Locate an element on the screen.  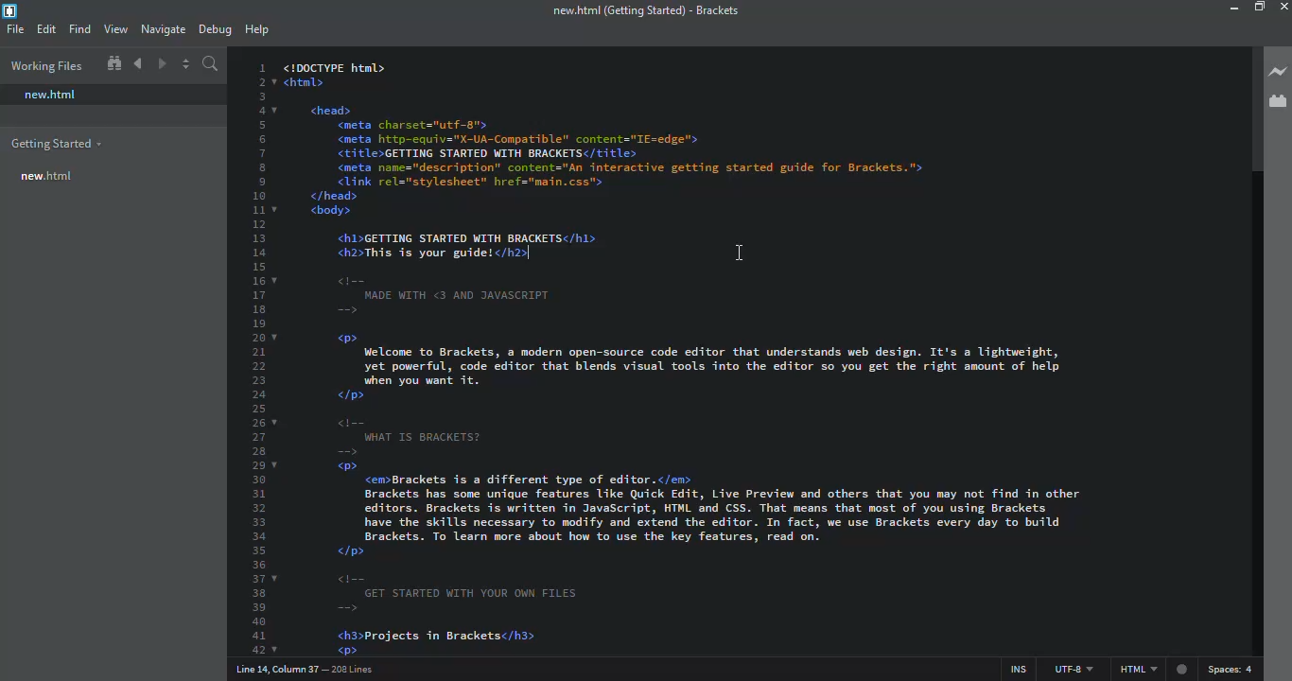
working files is located at coordinates (44, 63).